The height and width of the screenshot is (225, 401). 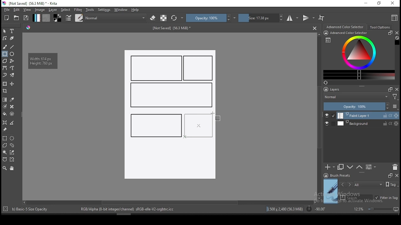 I want to click on new, so click(x=7, y=18).